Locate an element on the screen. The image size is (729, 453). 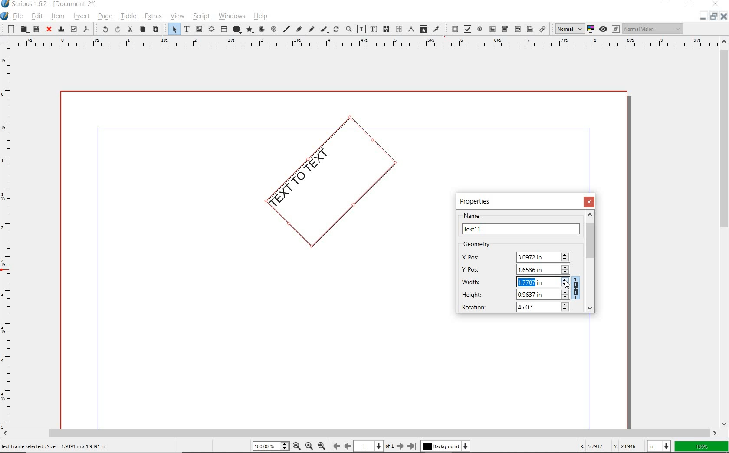
TEXT ROTATED AND SCALED is located at coordinates (318, 189).